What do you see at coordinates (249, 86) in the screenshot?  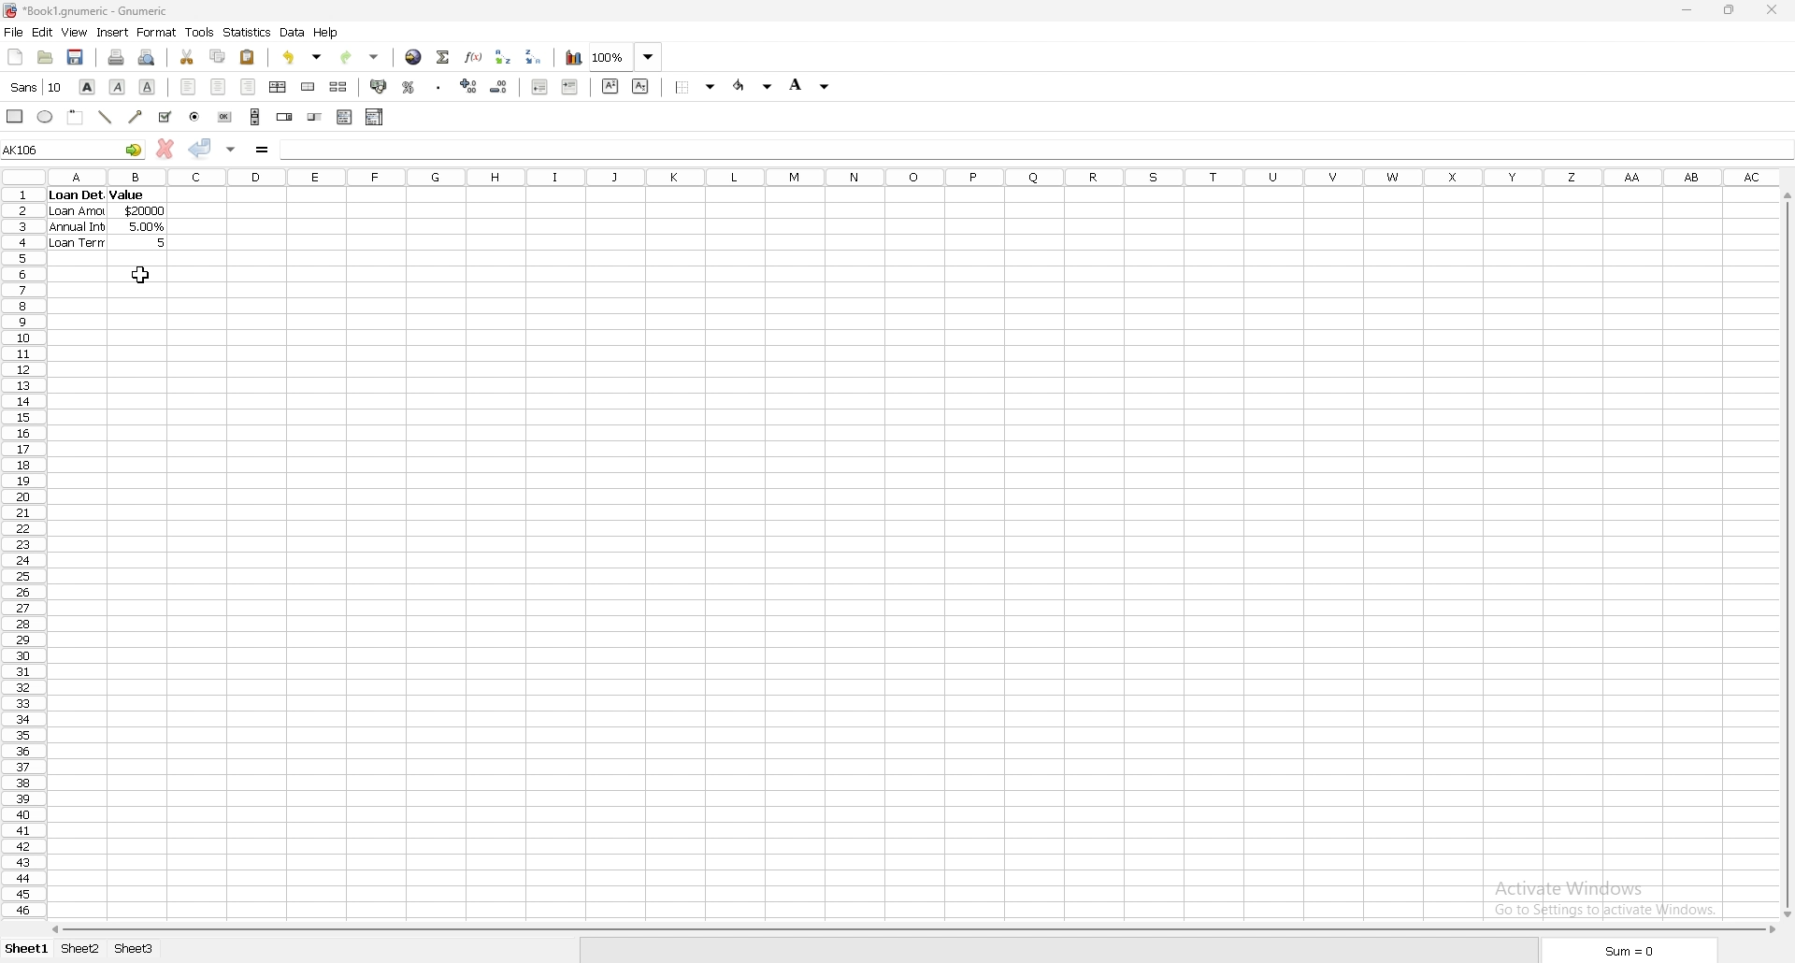 I see `right align` at bounding box center [249, 86].